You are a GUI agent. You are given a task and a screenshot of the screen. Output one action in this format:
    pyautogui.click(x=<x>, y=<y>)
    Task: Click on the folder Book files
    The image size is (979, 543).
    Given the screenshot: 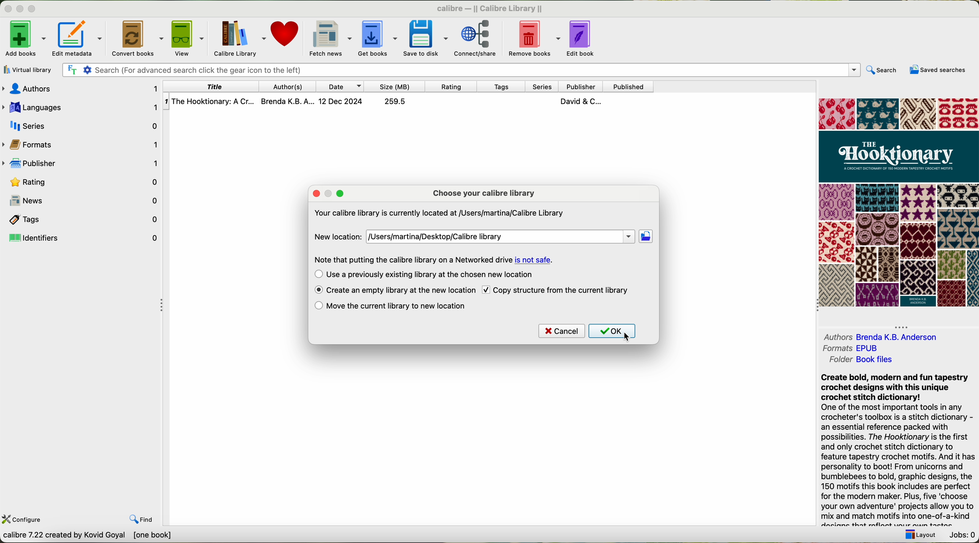 What is the action you would take?
    pyautogui.click(x=863, y=361)
    